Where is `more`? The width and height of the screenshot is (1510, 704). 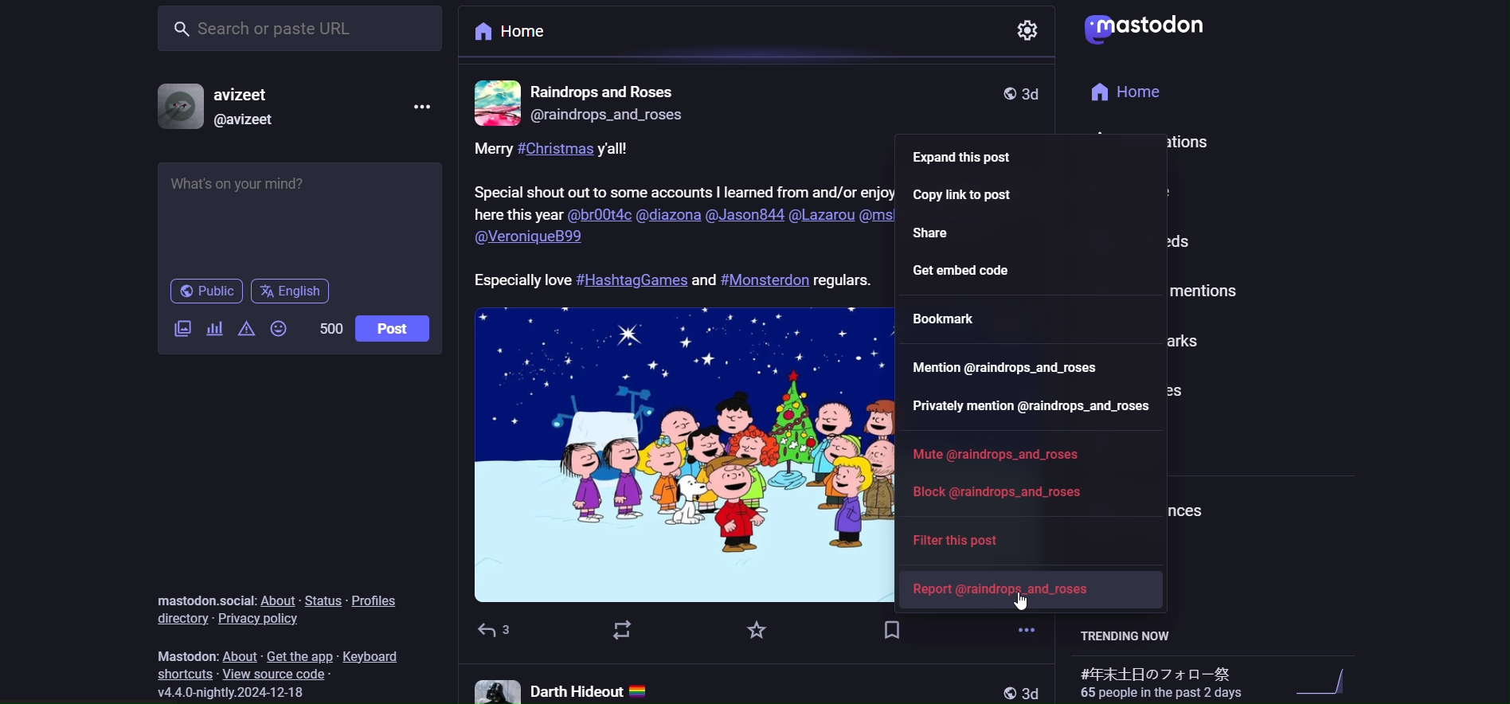 more is located at coordinates (427, 108).